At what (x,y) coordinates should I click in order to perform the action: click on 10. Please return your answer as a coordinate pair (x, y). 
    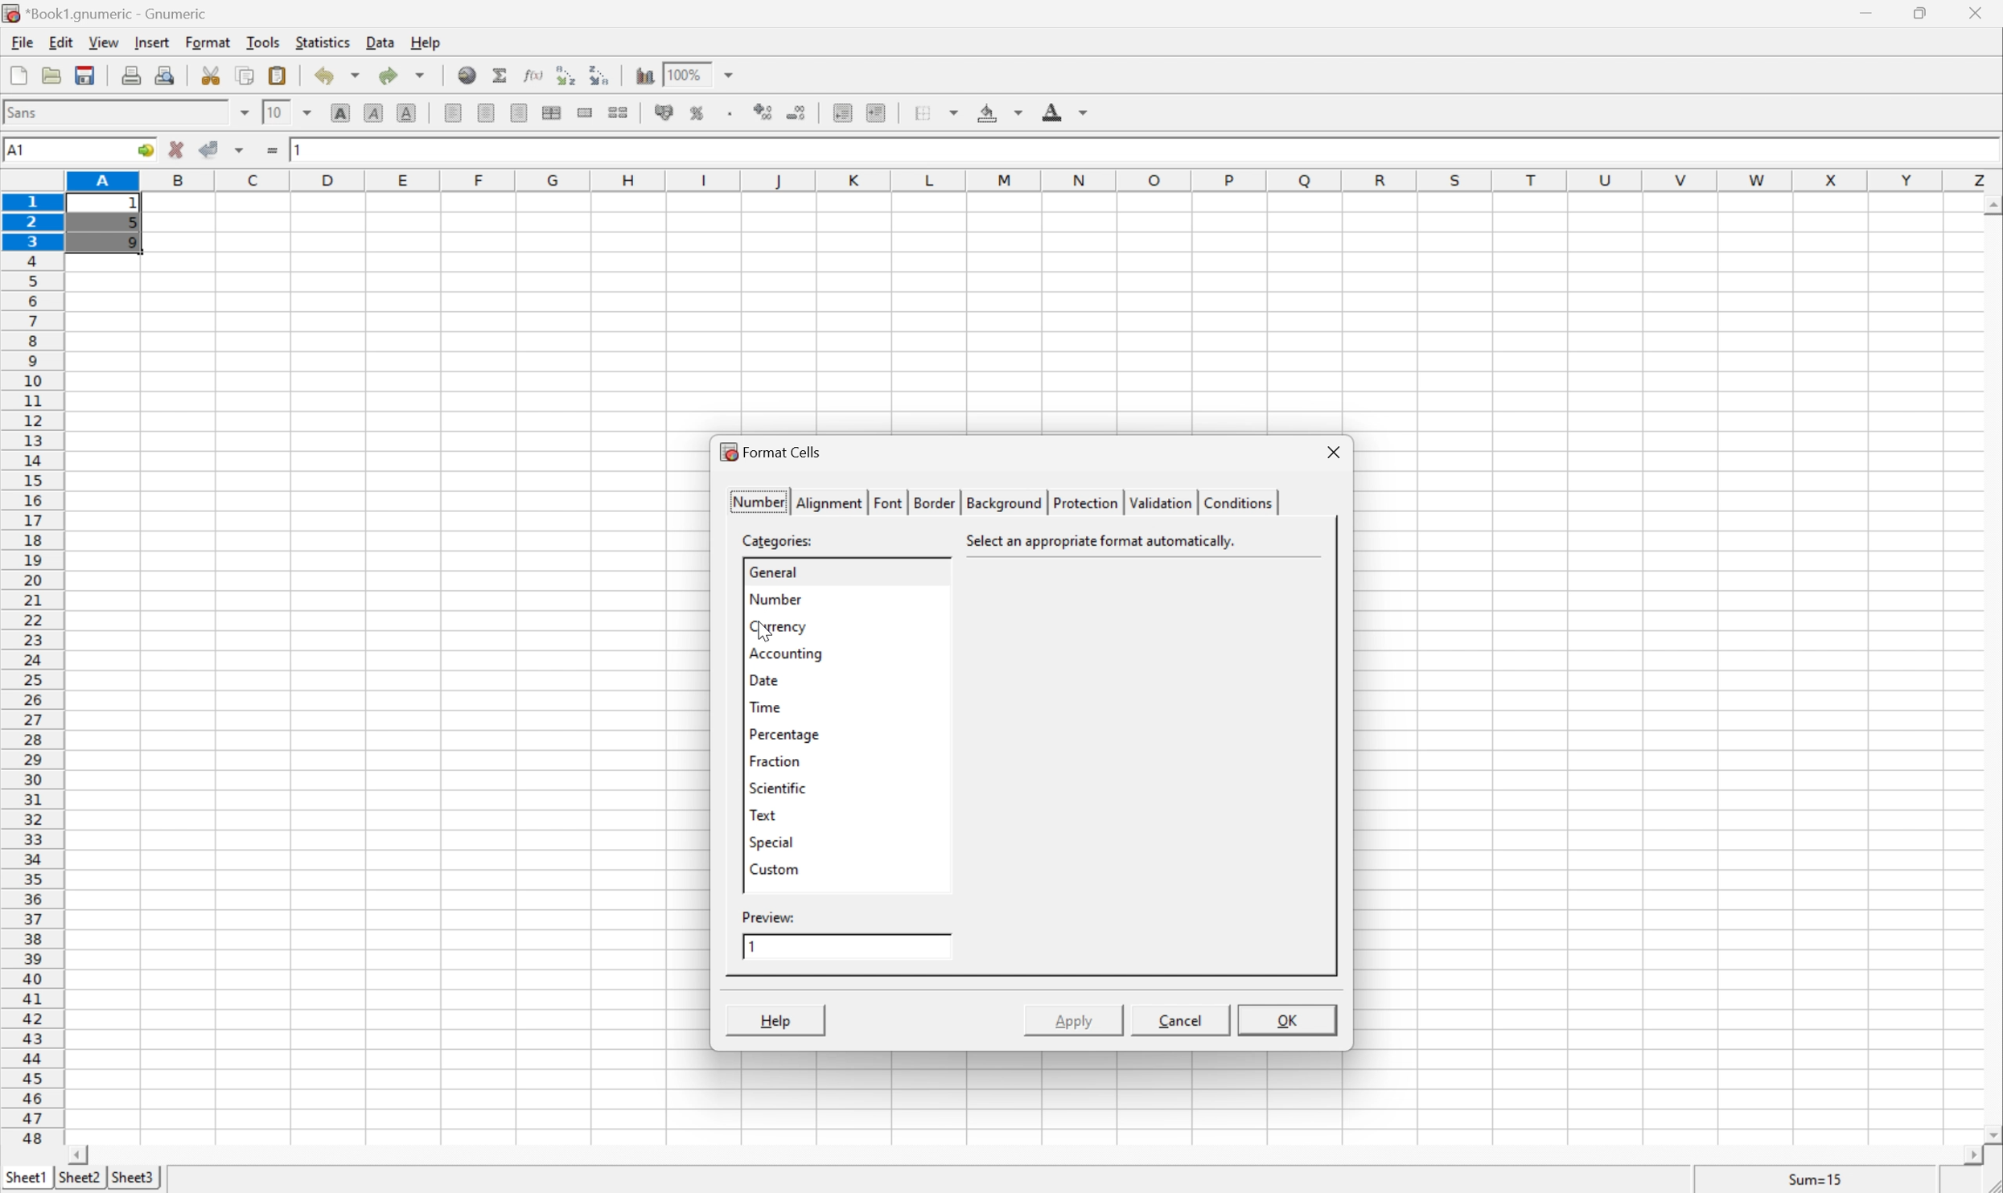
    Looking at the image, I should click on (274, 111).